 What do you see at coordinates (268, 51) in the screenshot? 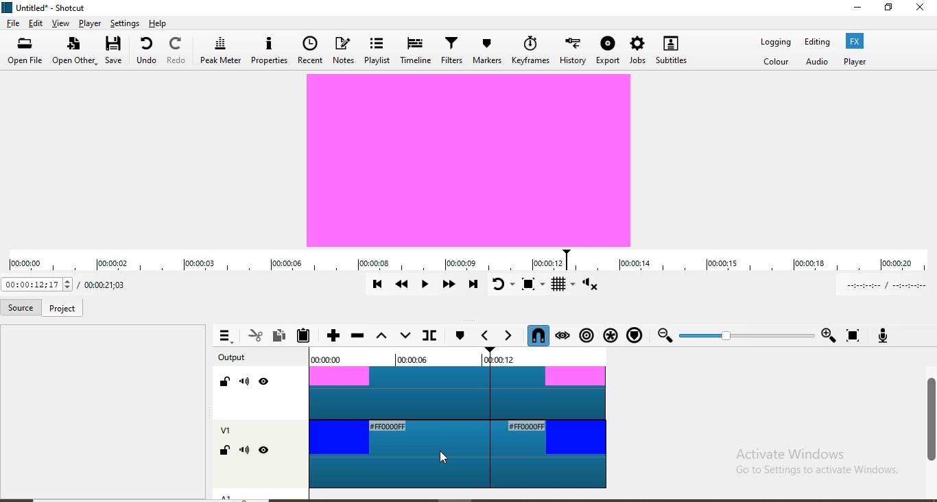
I see `Properties` at bounding box center [268, 51].